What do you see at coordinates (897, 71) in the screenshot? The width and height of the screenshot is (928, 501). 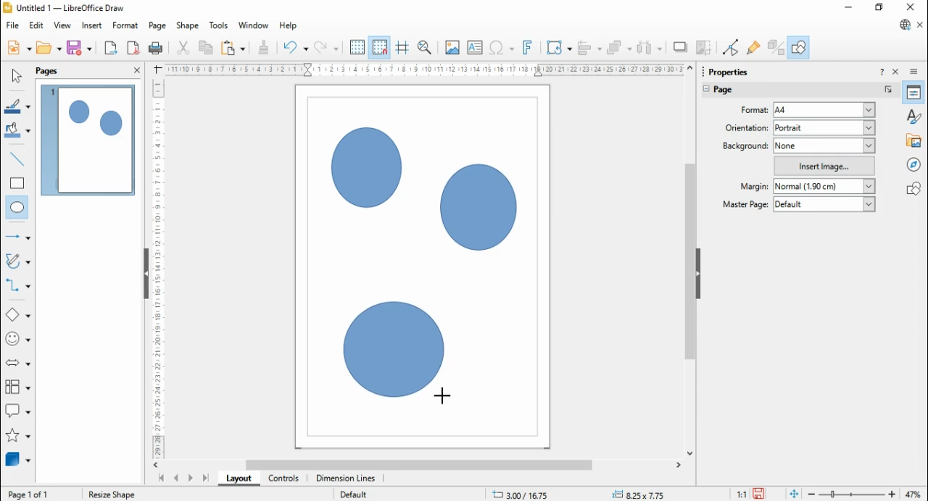 I see `close sidebar deck` at bounding box center [897, 71].